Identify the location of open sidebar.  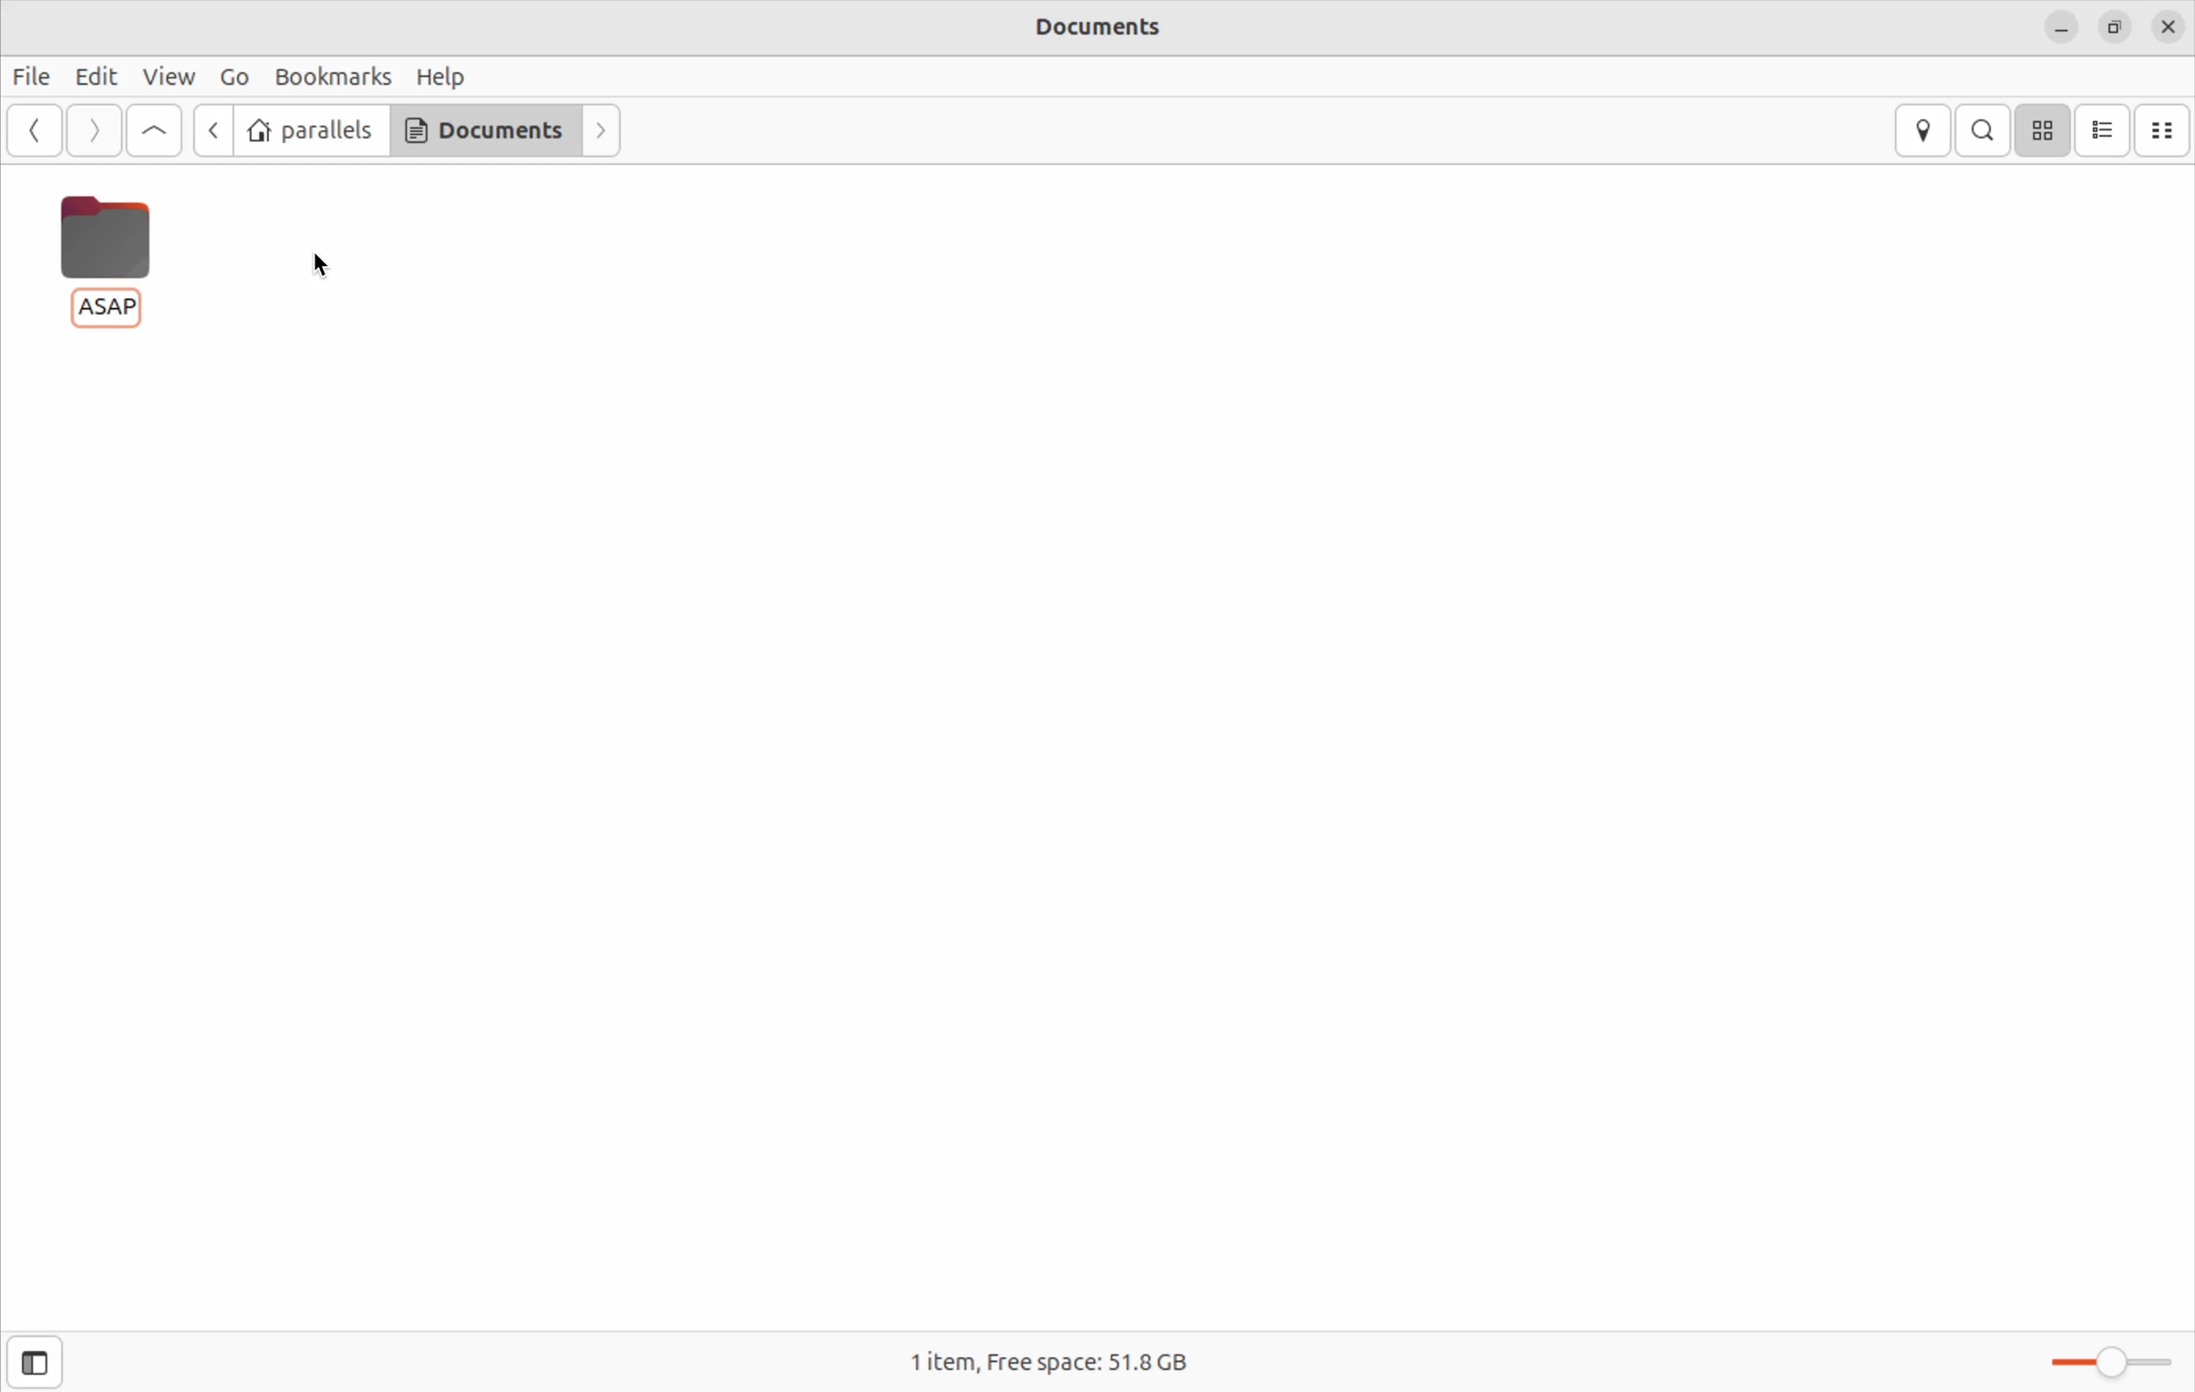
(51, 1362).